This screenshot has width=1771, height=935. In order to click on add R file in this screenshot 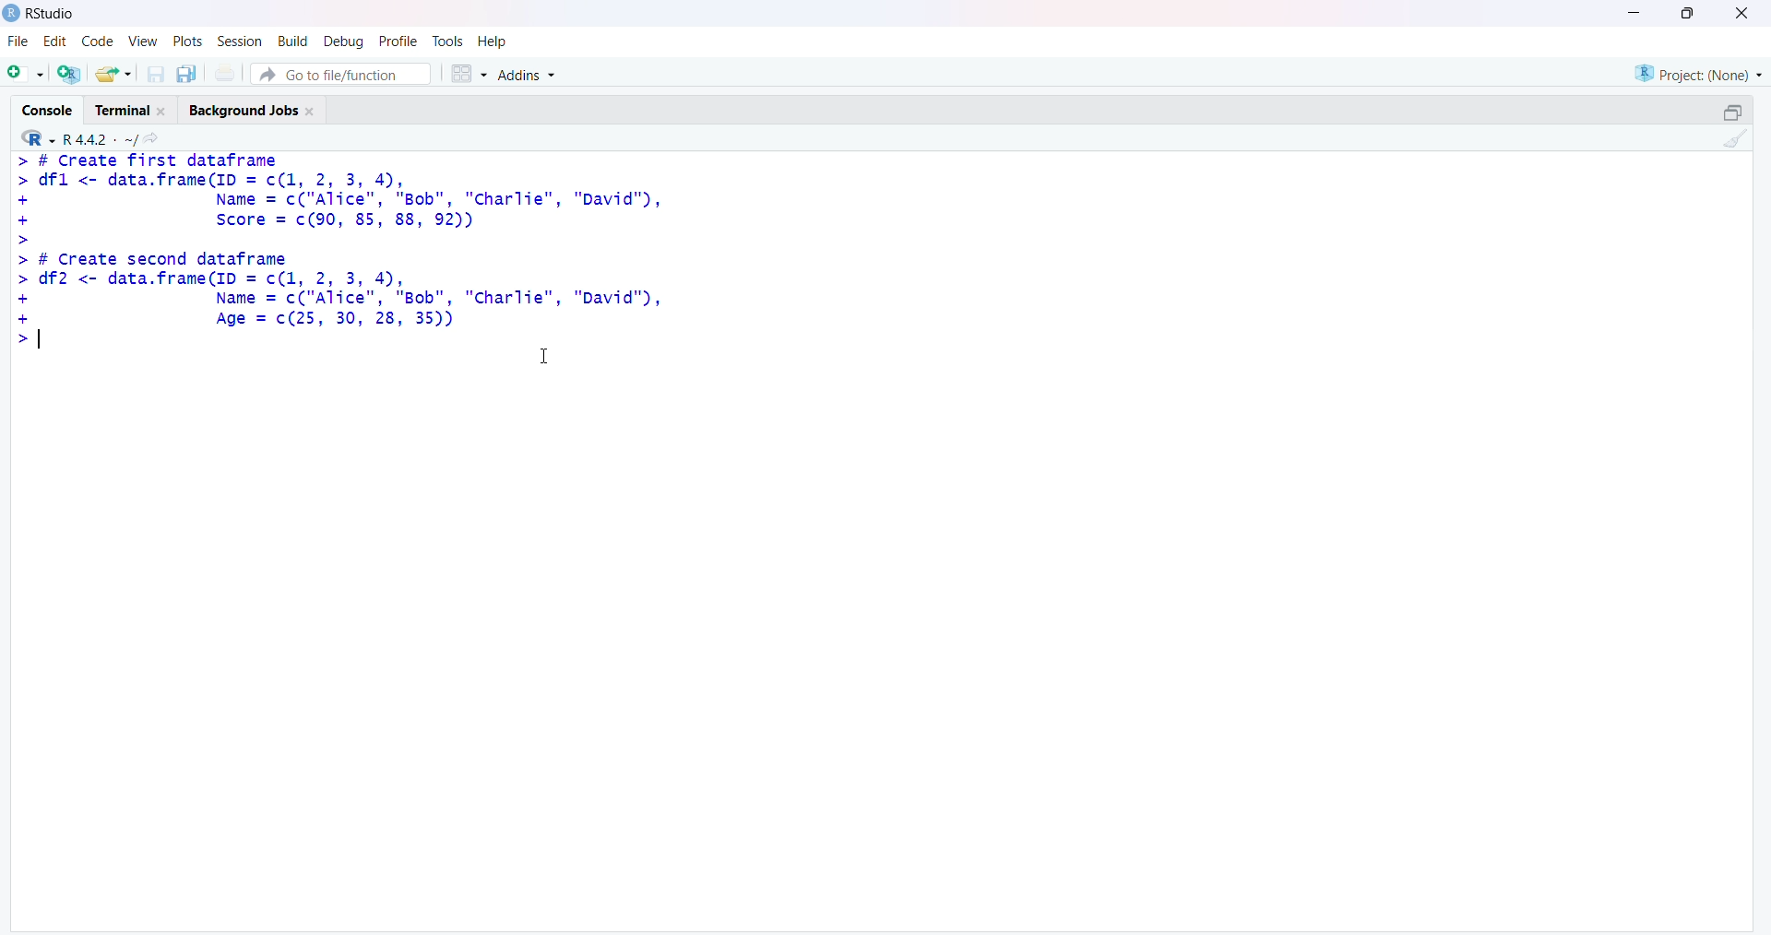, I will do `click(70, 74)`.